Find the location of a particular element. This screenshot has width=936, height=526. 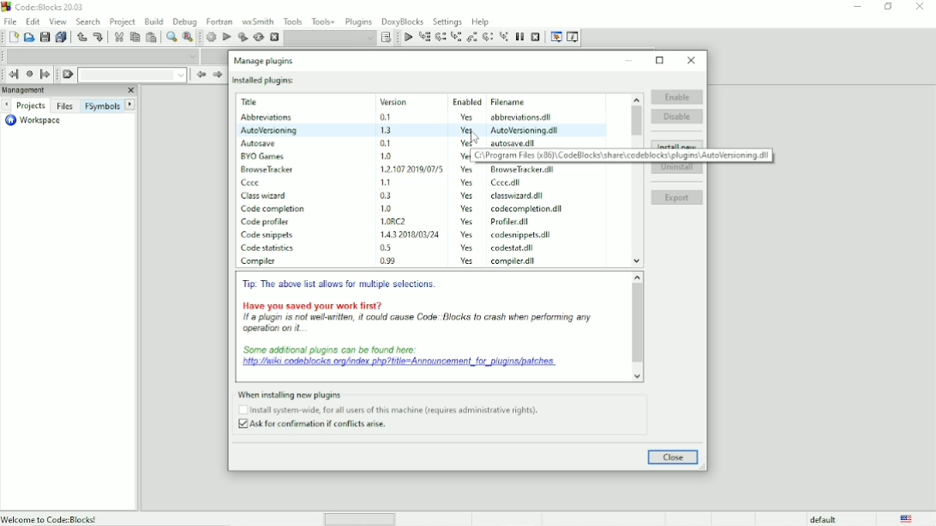

Various info is located at coordinates (573, 37).